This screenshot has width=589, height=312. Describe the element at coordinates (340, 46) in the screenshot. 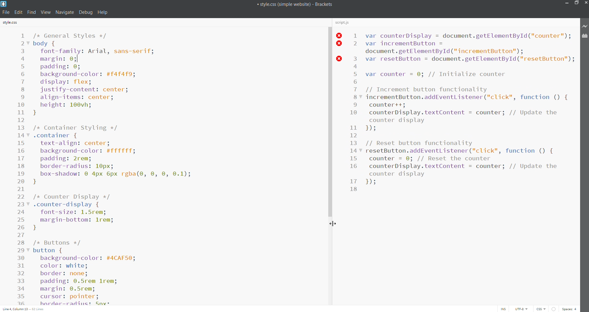

I see `line error status` at that location.